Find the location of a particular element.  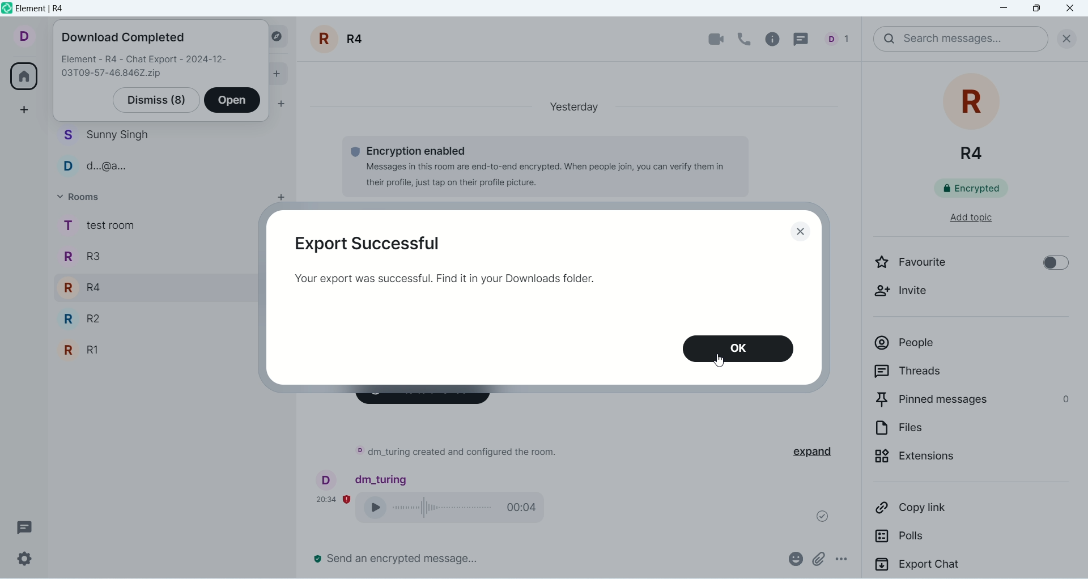

create a space is located at coordinates (27, 109).